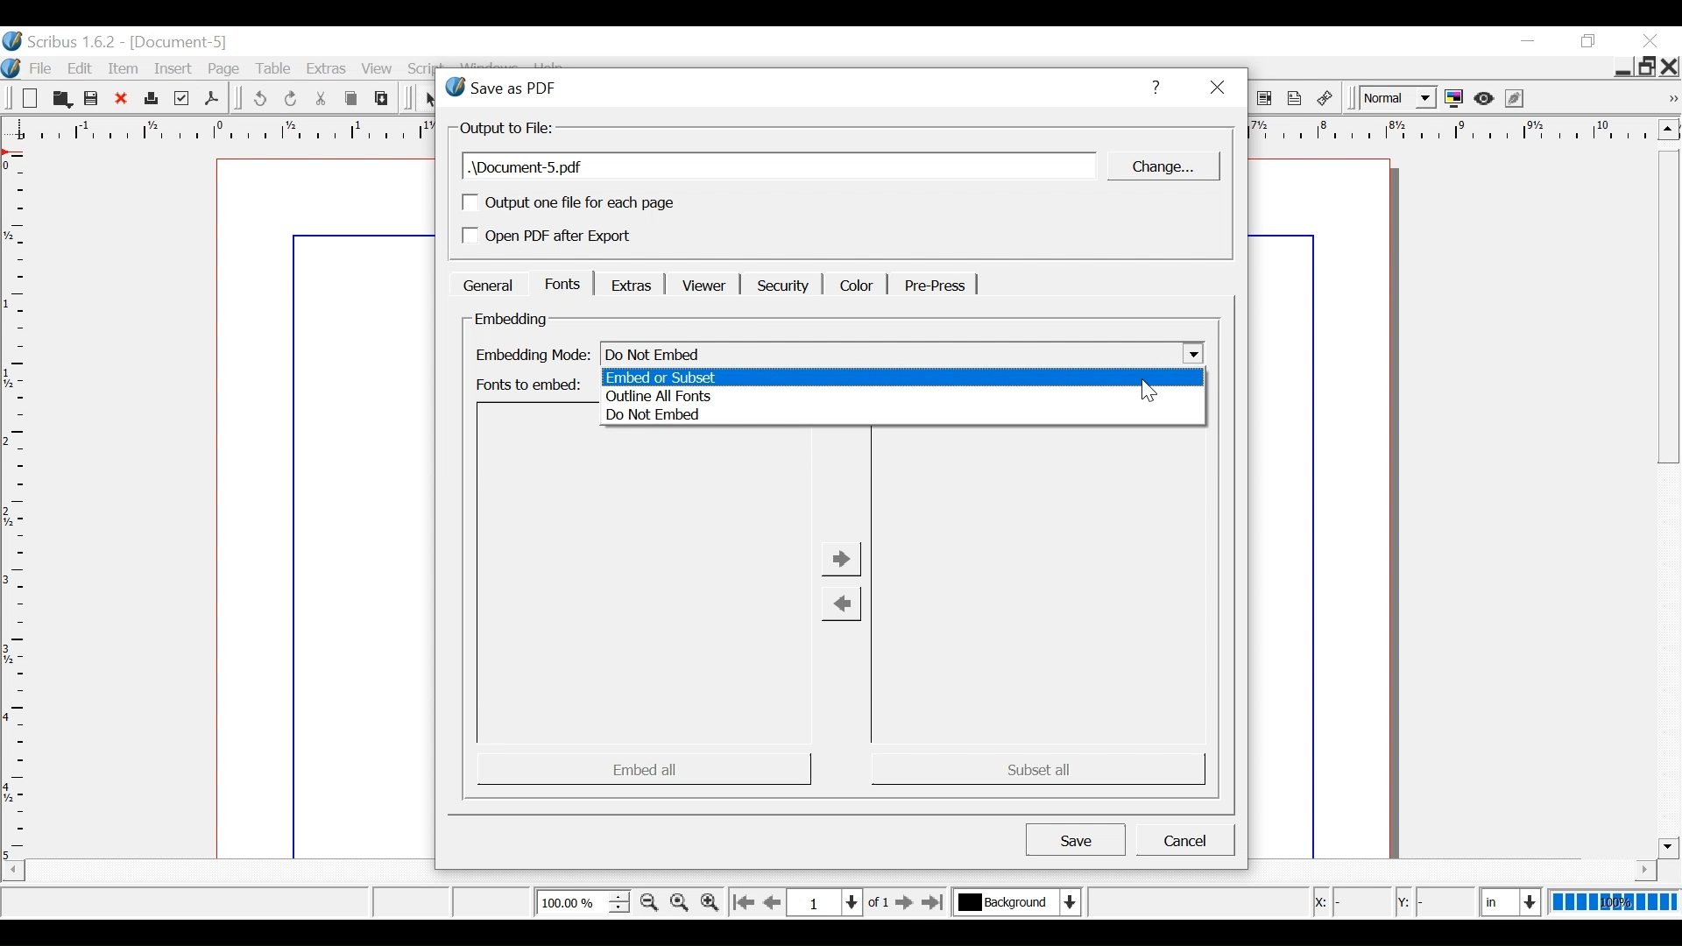  I want to click on Go to the next page, so click(906, 903).